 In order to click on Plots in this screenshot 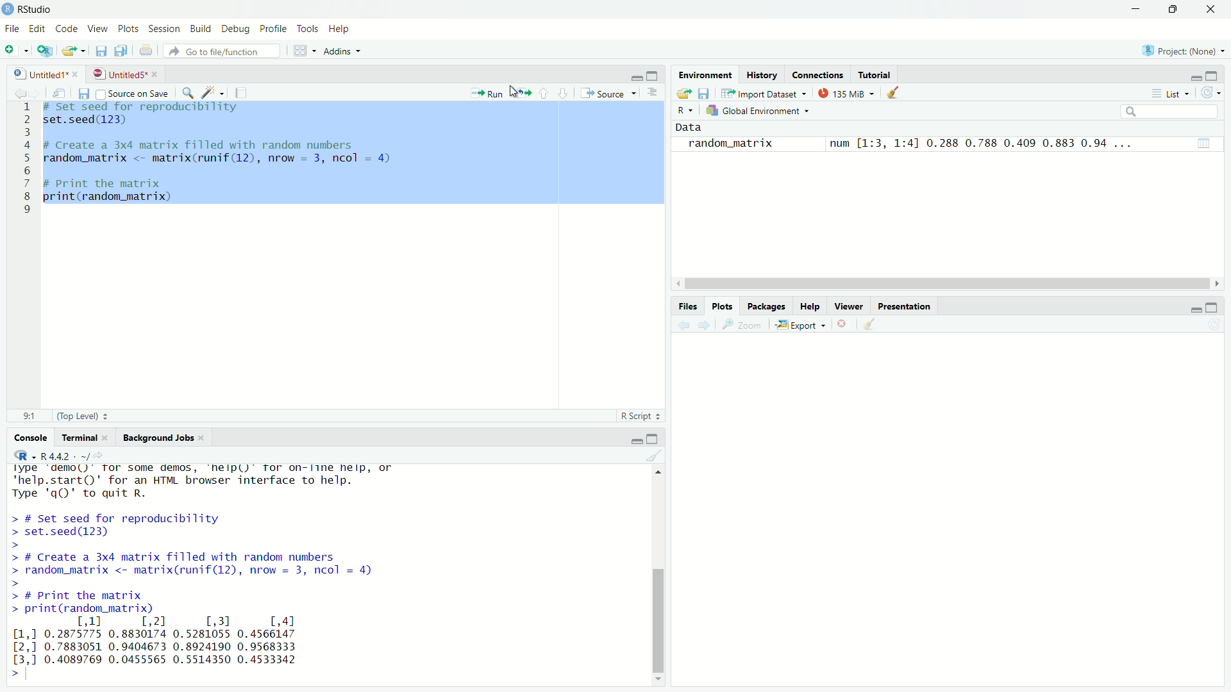, I will do `click(724, 308)`.